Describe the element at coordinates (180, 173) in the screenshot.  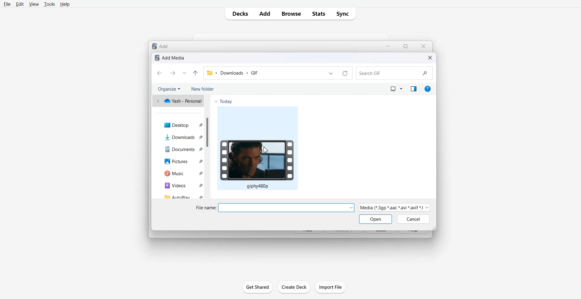
I see `Music` at that location.